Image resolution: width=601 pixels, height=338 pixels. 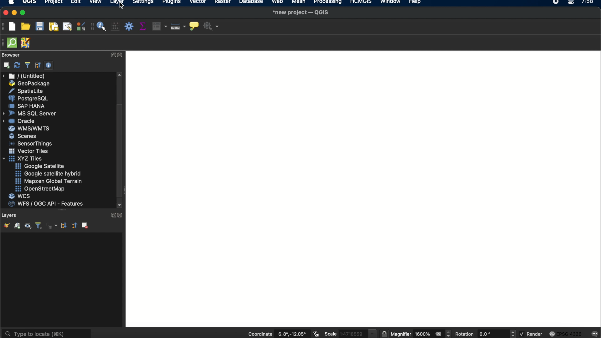 I want to click on untitled, so click(x=24, y=76).